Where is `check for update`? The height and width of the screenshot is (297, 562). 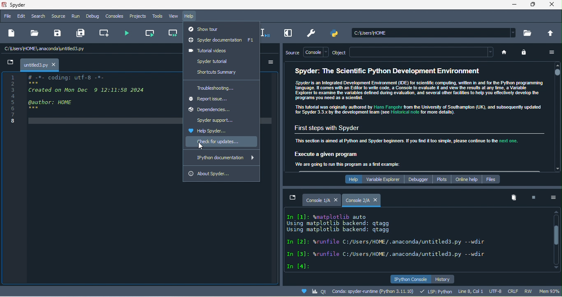 check for update is located at coordinates (223, 143).